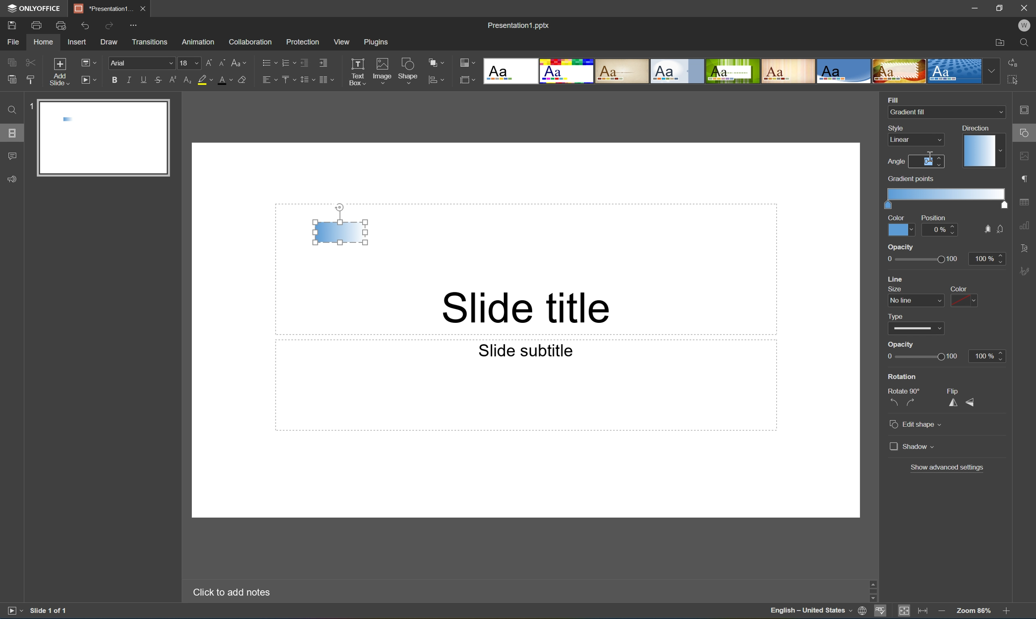 The height and width of the screenshot is (619, 1036). Describe the element at coordinates (467, 63) in the screenshot. I see `Change color theme` at that location.